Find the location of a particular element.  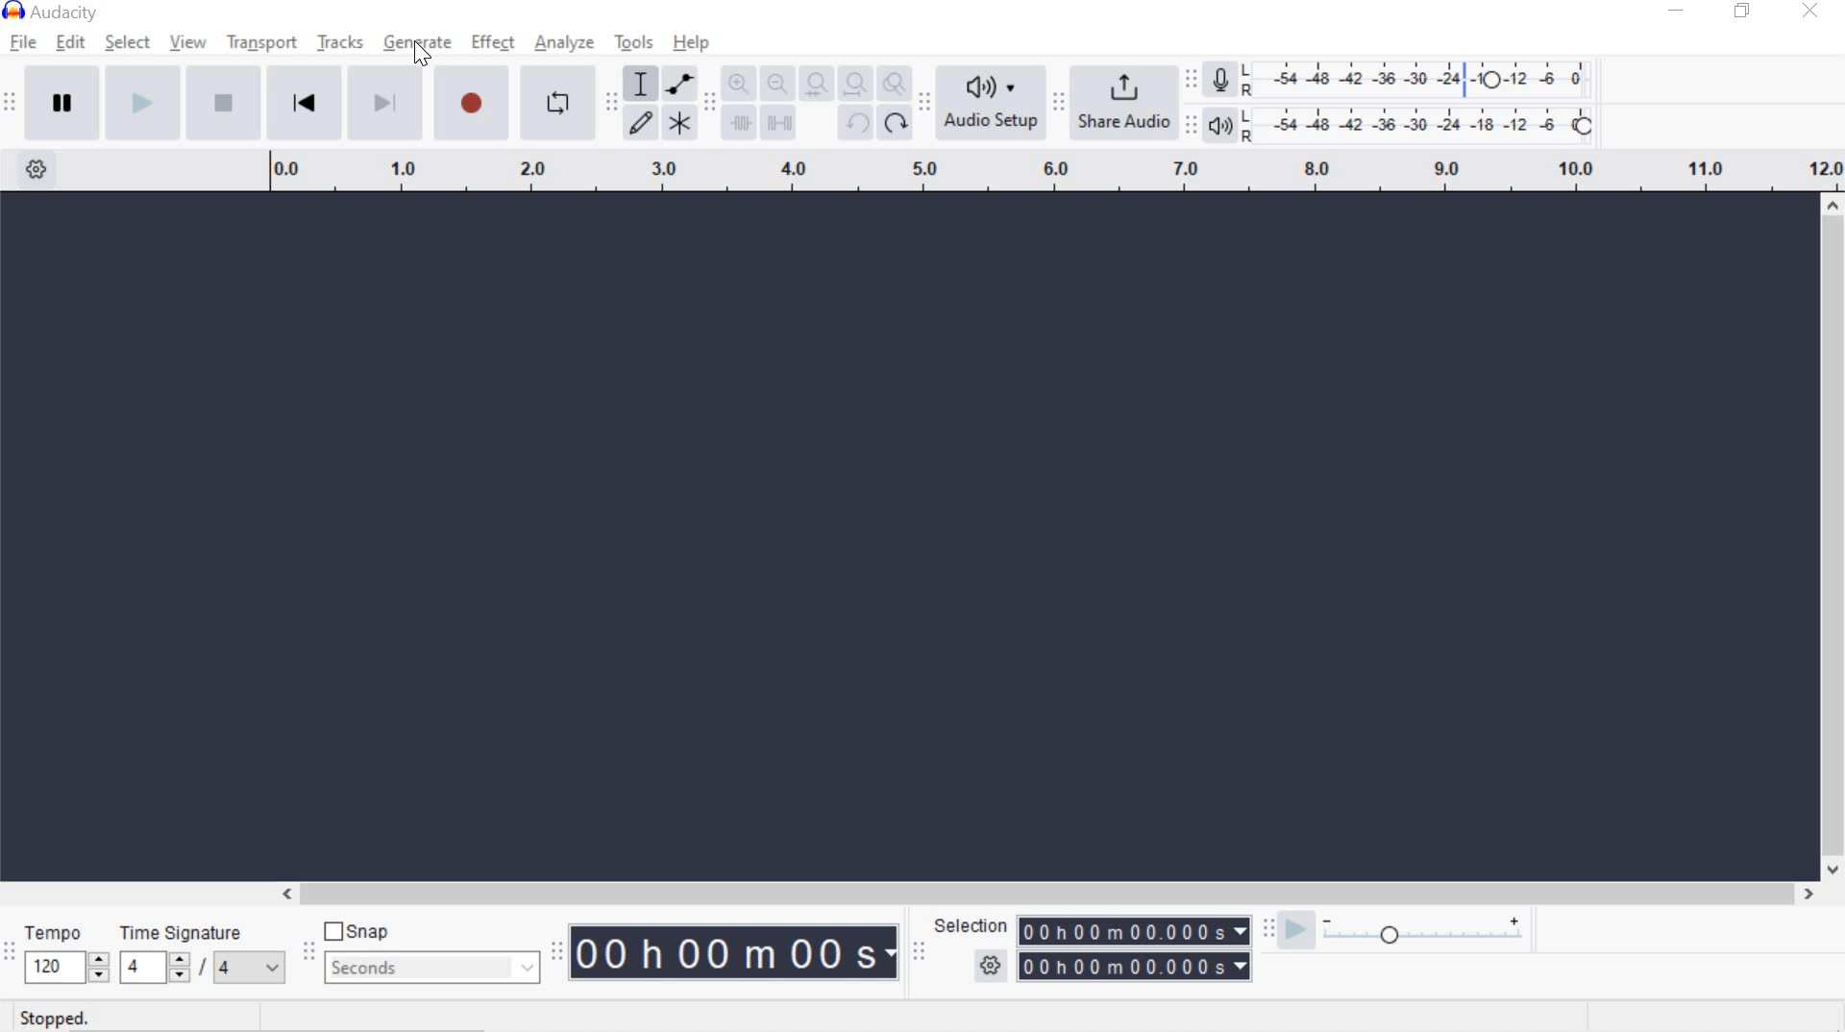

Edit toolbar is located at coordinates (707, 109).